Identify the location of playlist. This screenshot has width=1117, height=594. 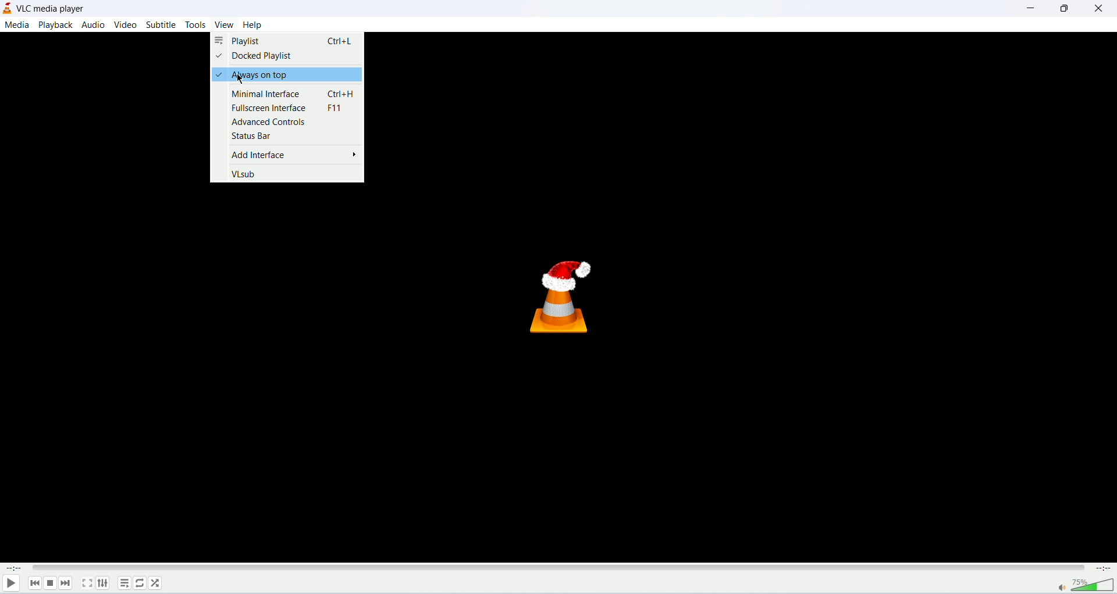
(287, 40).